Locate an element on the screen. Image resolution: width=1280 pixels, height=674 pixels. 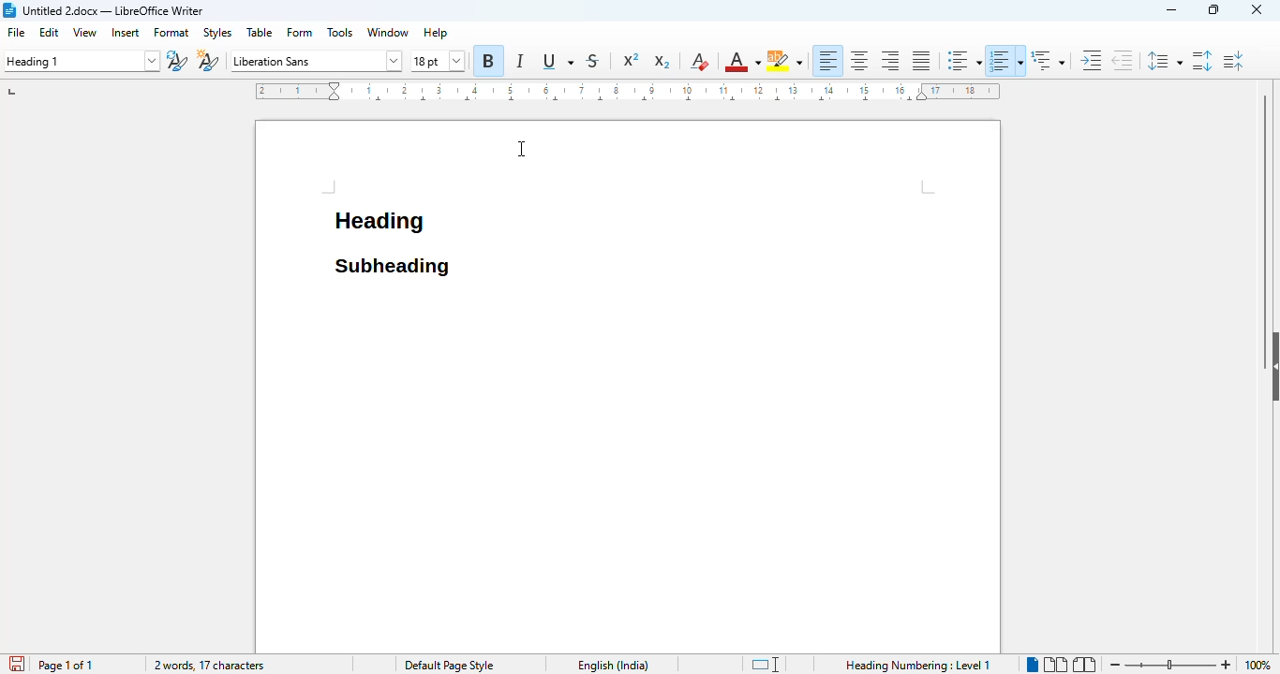
zoom out is located at coordinates (1113, 665).